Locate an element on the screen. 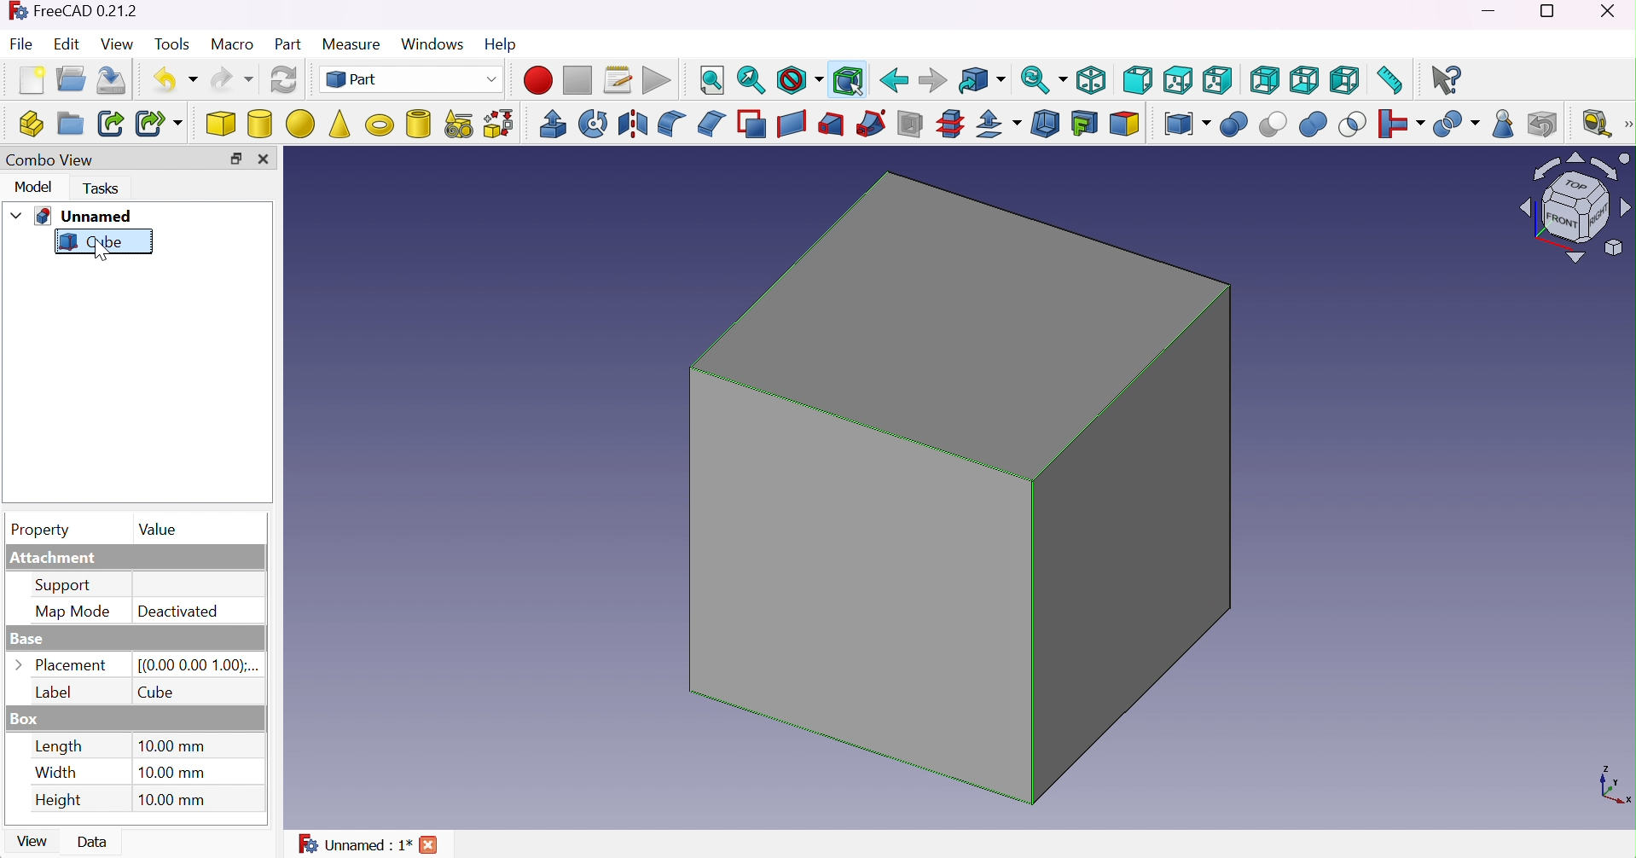  Refresh is located at coordinates (284, 81).